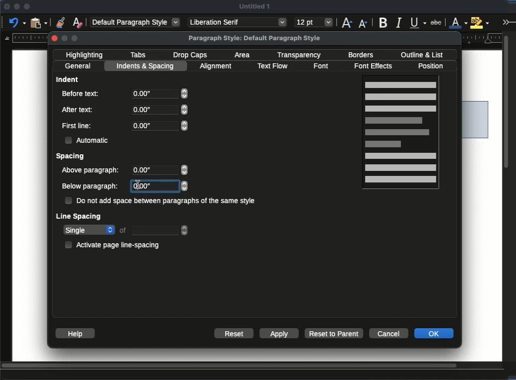 This screenshot has width=516, height=380. I want to click on guide, so click(24, 38).